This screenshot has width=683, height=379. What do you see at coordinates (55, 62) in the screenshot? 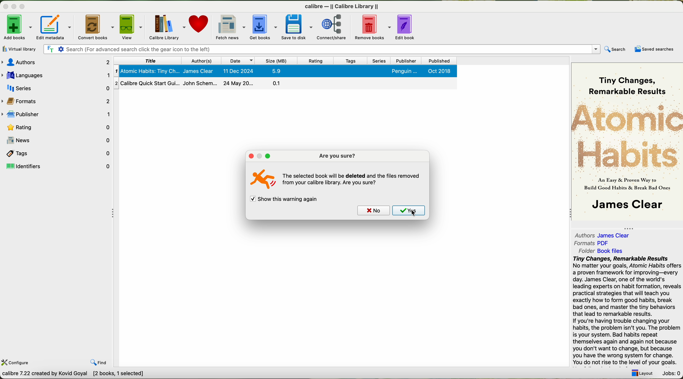
I see `authors` at bounding box center [55, 62].